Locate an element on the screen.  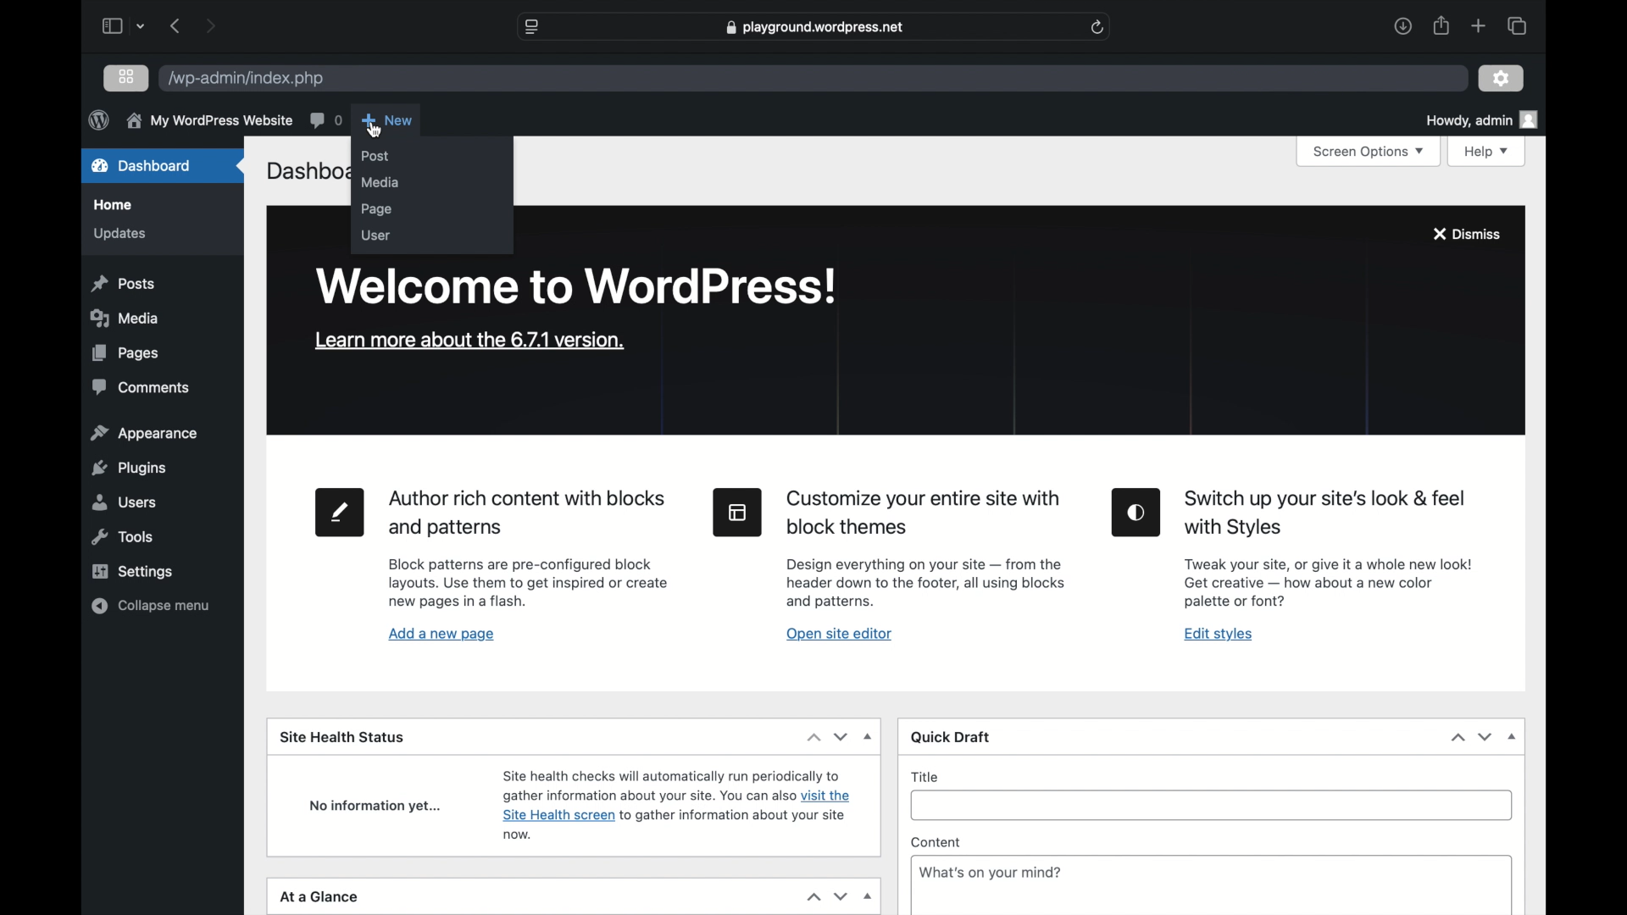
help is located at coordinates (1488, 151).